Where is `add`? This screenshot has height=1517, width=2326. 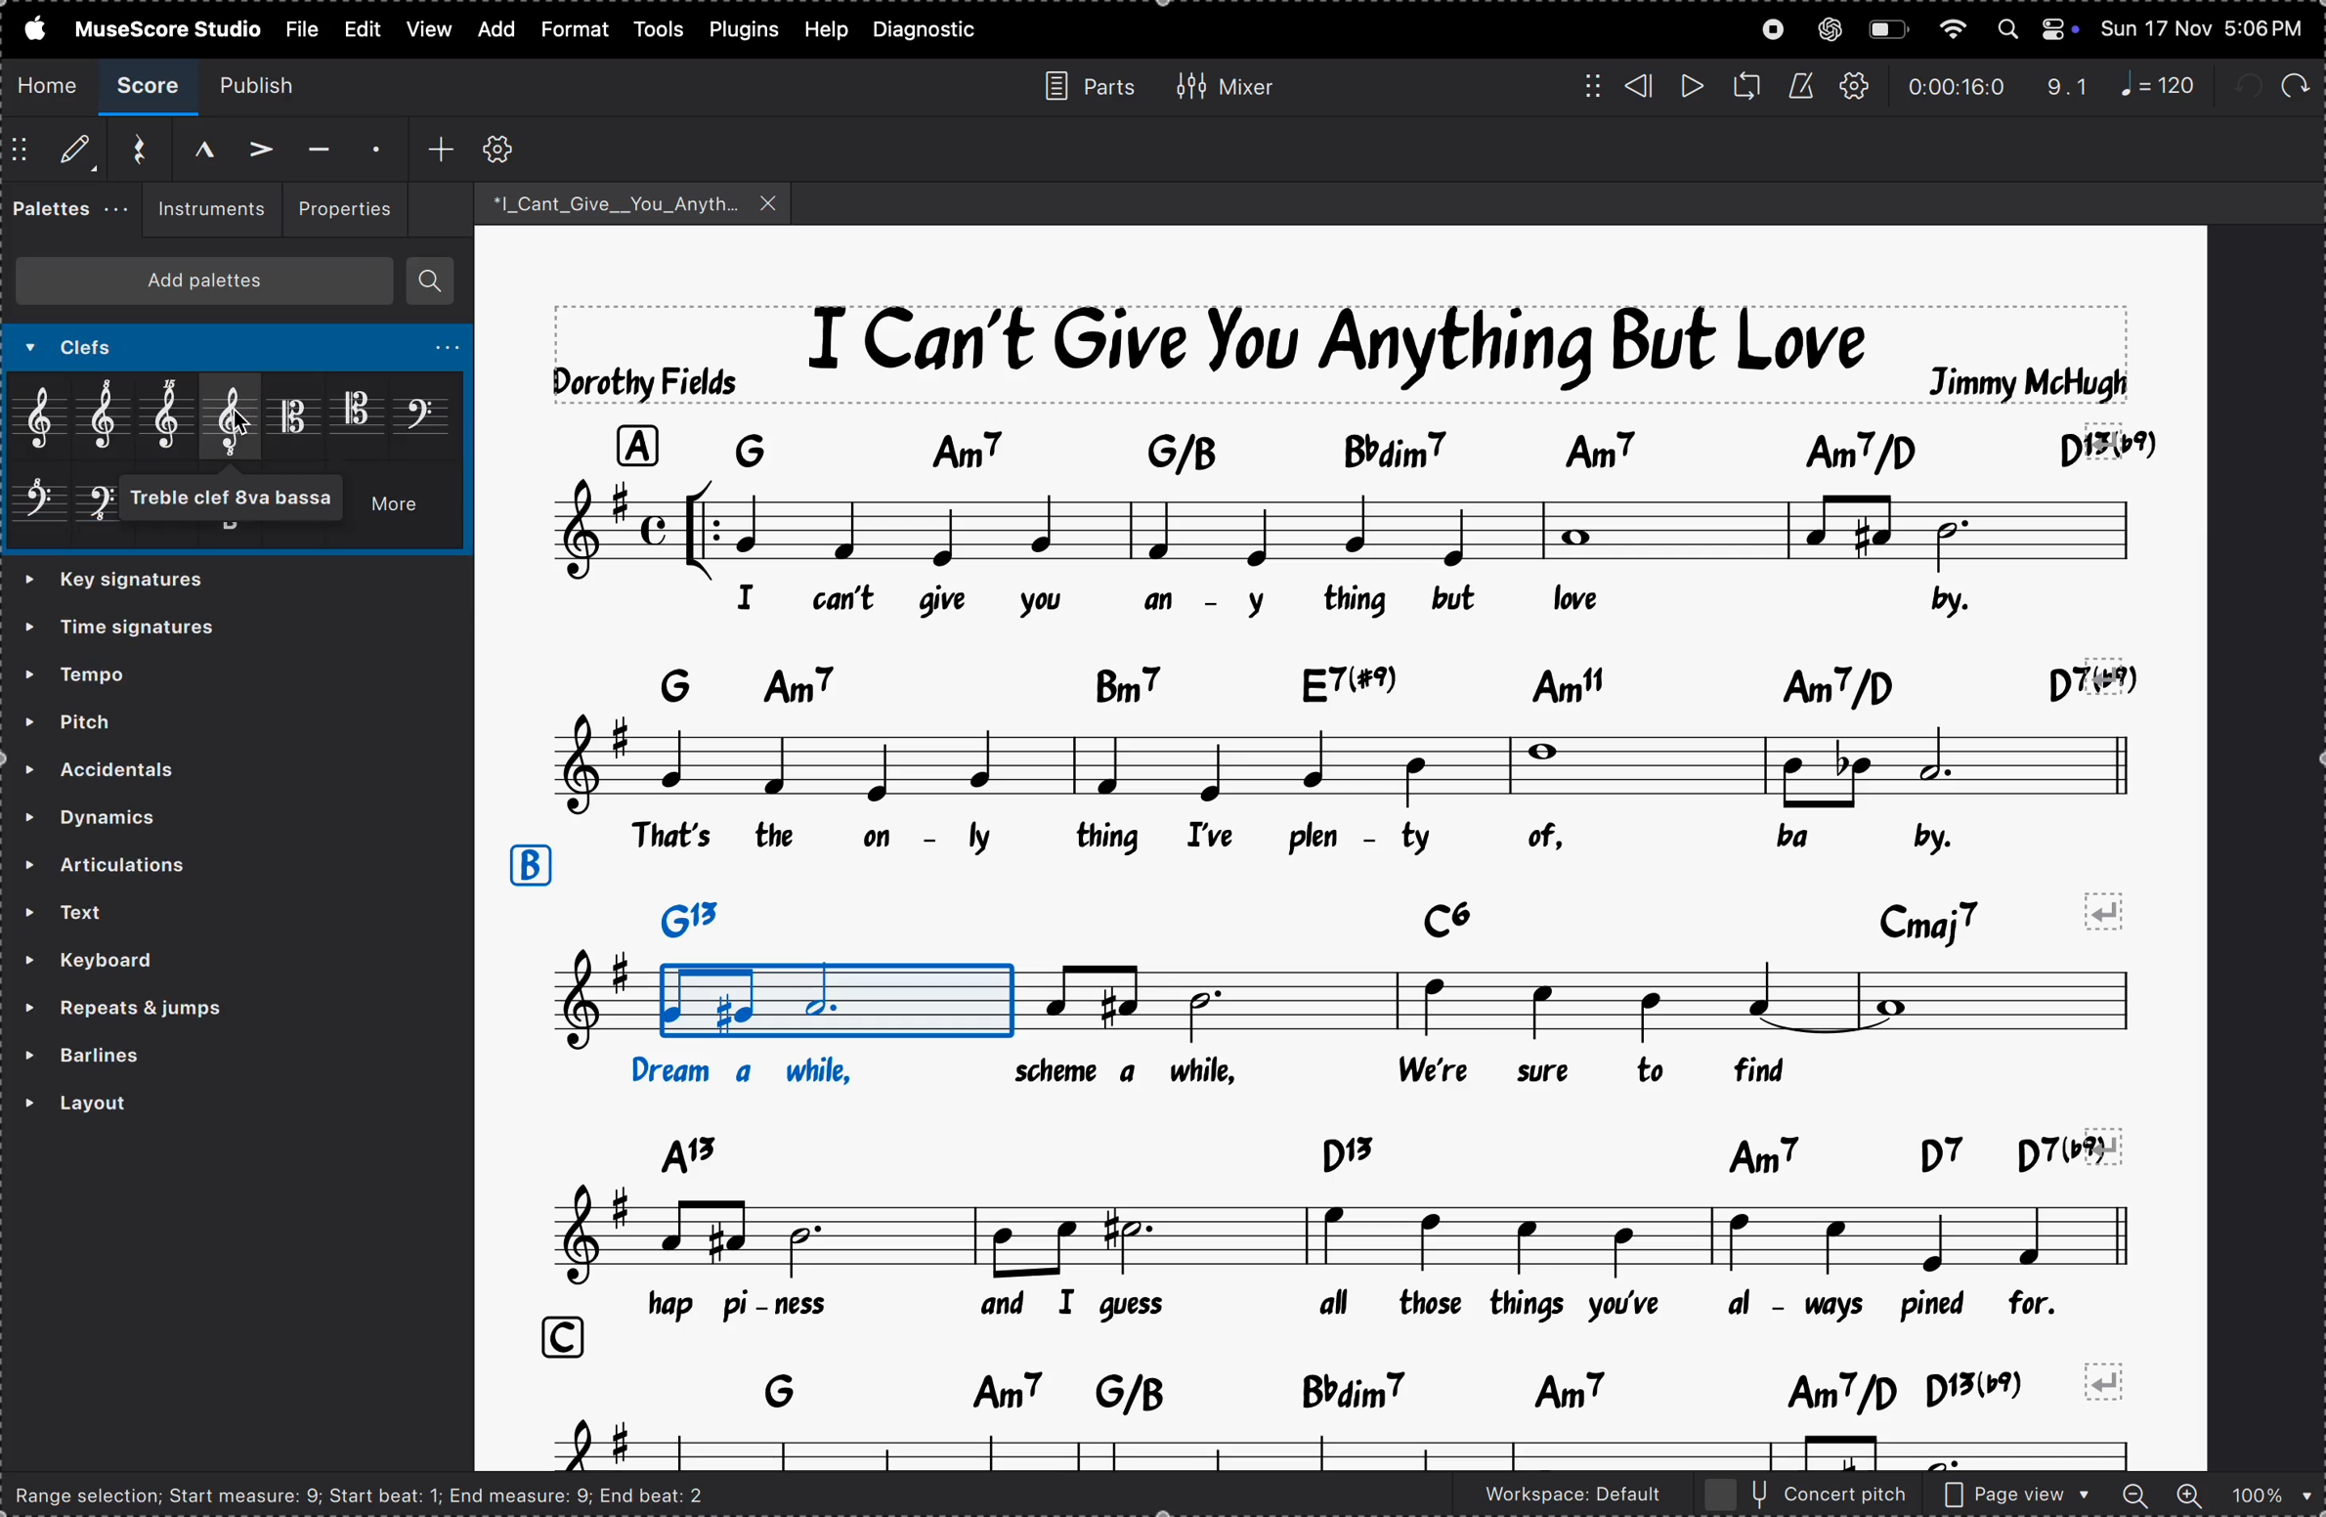
add is located at coordinates (441, 147).